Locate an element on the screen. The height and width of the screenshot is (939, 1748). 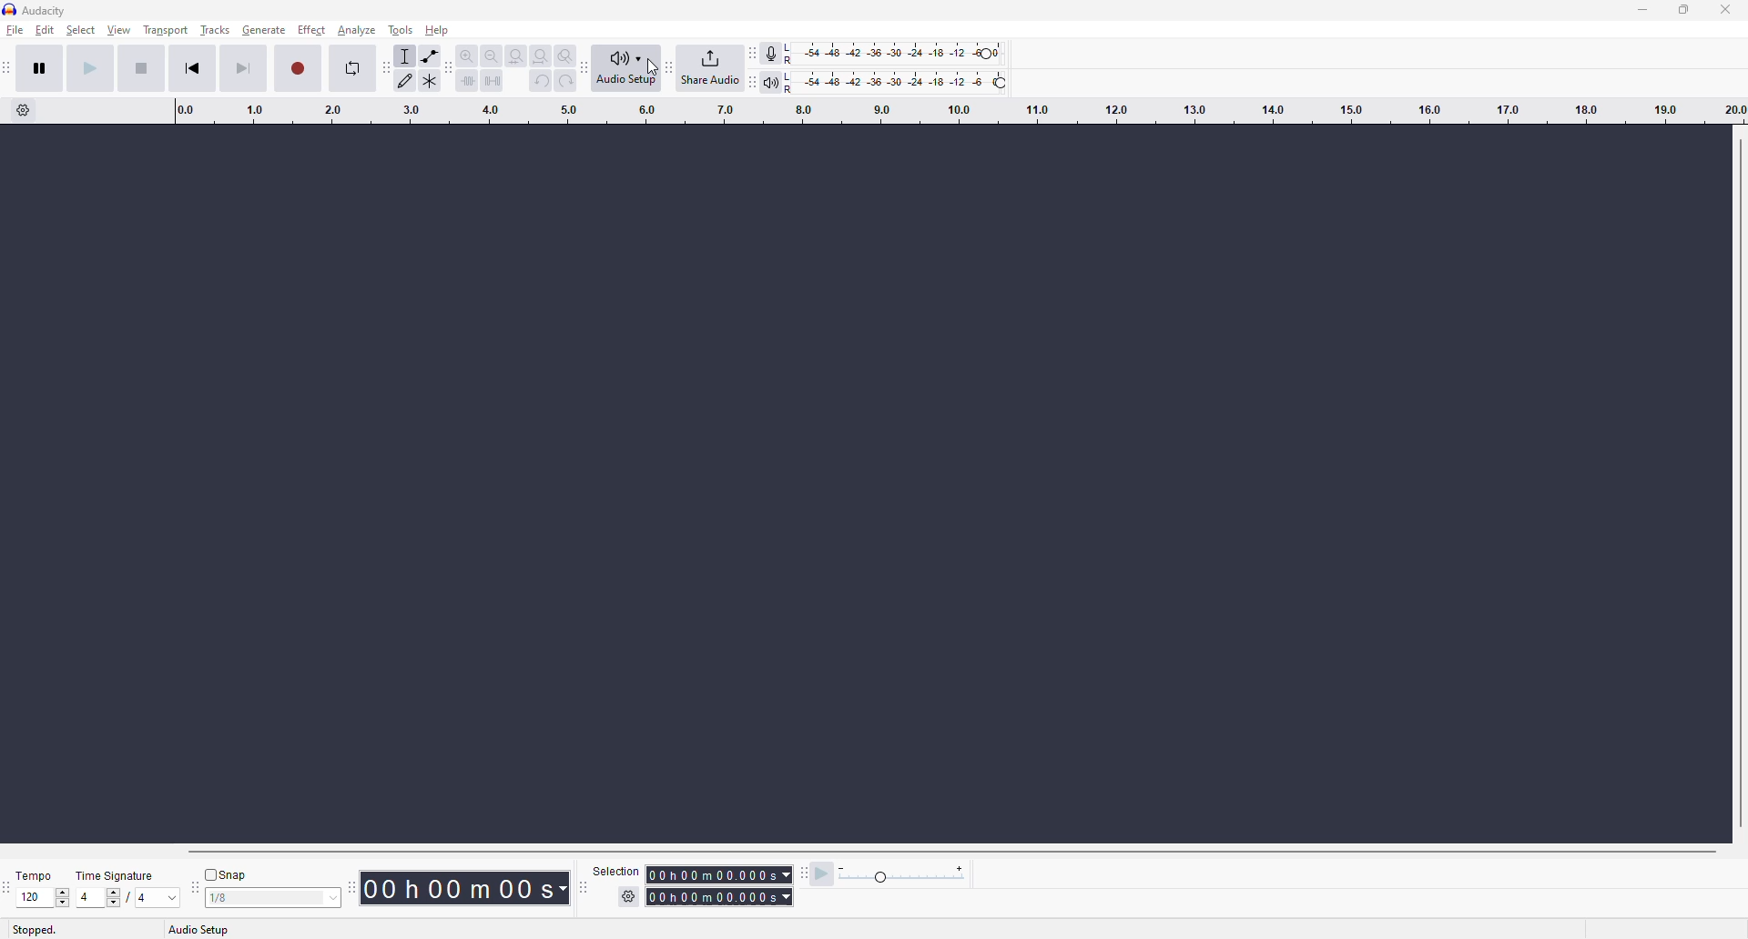
click and drag to define a looping region is located at coordinates (954, 114).